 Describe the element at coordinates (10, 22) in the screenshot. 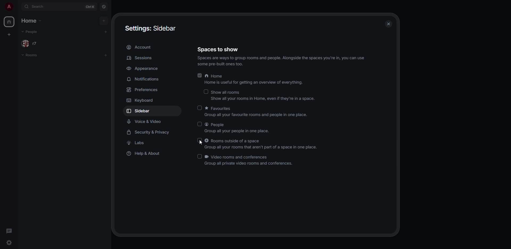

I see `home` at that location.